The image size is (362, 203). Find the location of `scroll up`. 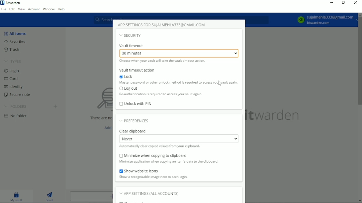

scroll up is located at coordinates (359, 15).